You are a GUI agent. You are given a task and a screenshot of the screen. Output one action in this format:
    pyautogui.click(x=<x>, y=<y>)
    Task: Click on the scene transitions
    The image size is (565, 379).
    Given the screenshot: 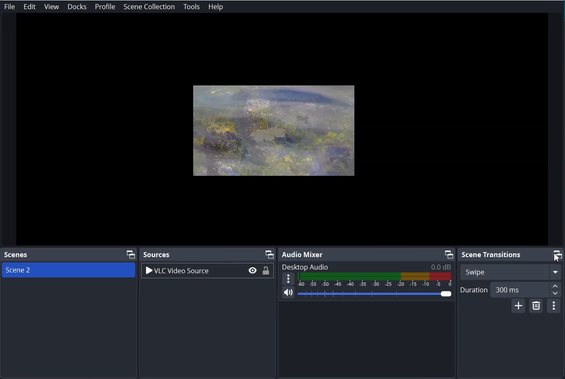 What is the action you would take?
    pyautogui.click(x=492, y=255)
    